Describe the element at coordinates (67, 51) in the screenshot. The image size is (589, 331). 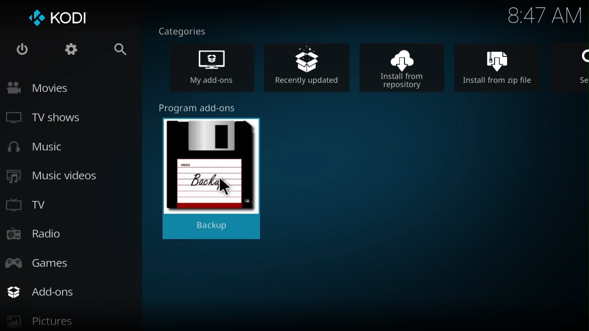
I see `Settings` at that location.